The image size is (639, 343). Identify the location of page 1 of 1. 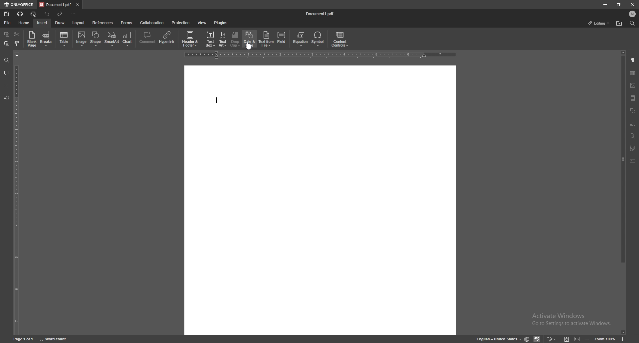
(23, 339).